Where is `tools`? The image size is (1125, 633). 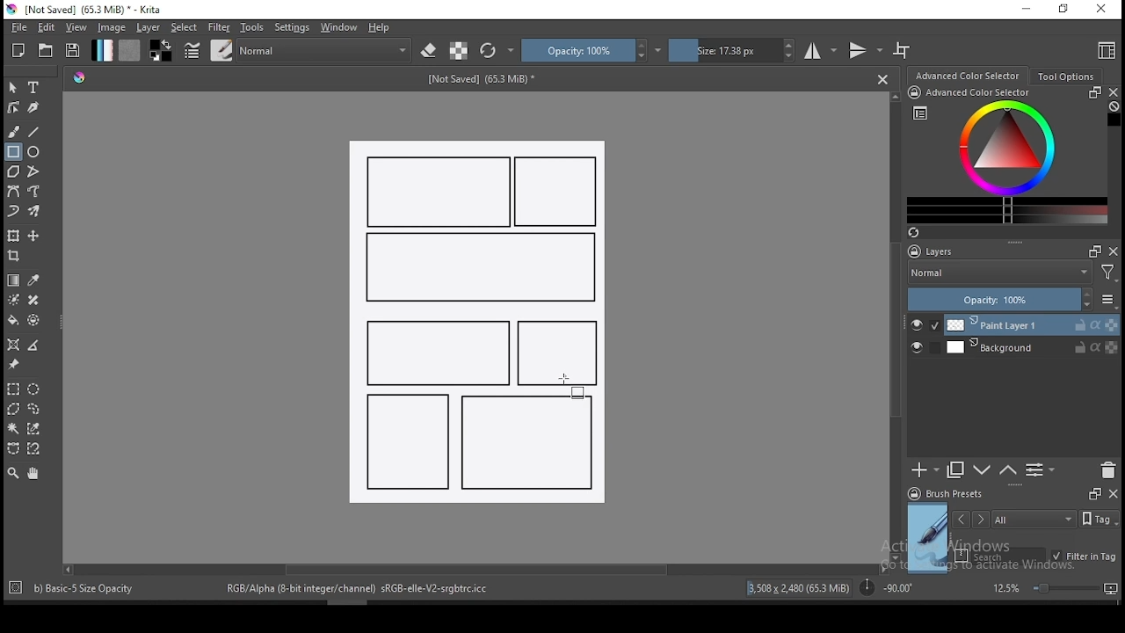 tools is located at coordinates (252, 27).